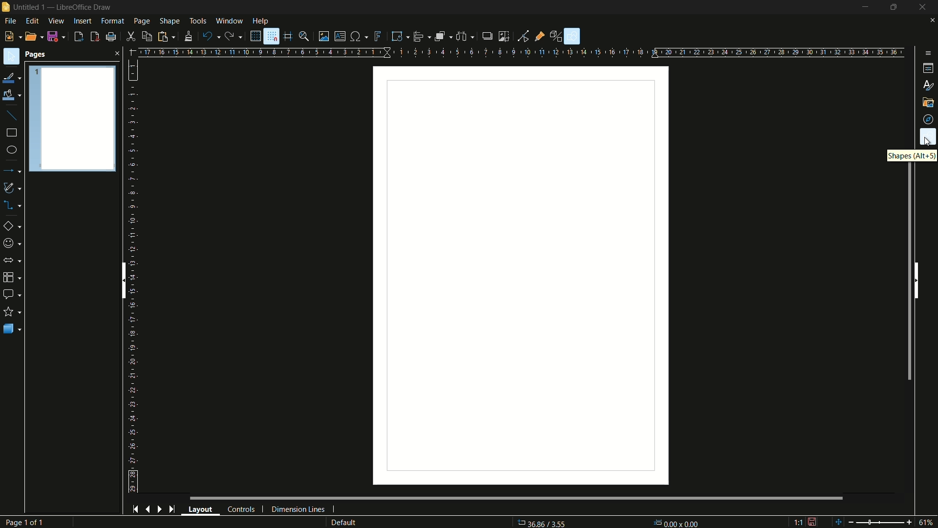  Describe the element at coordinates (11, 115) in the screenshot. I see `insert line` at that location.